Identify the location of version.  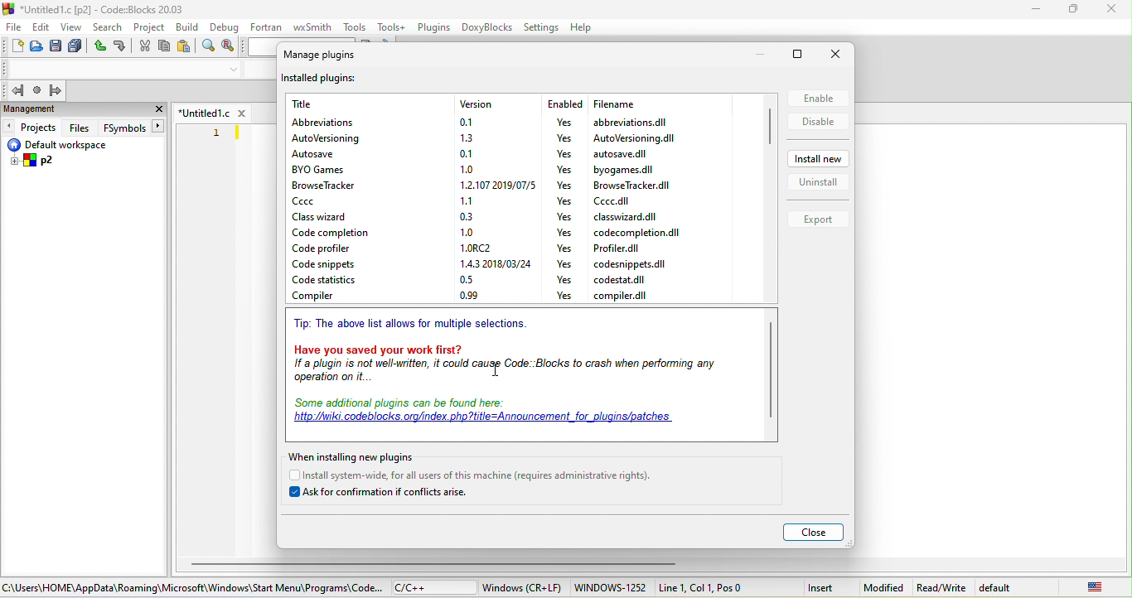
(494, 104).